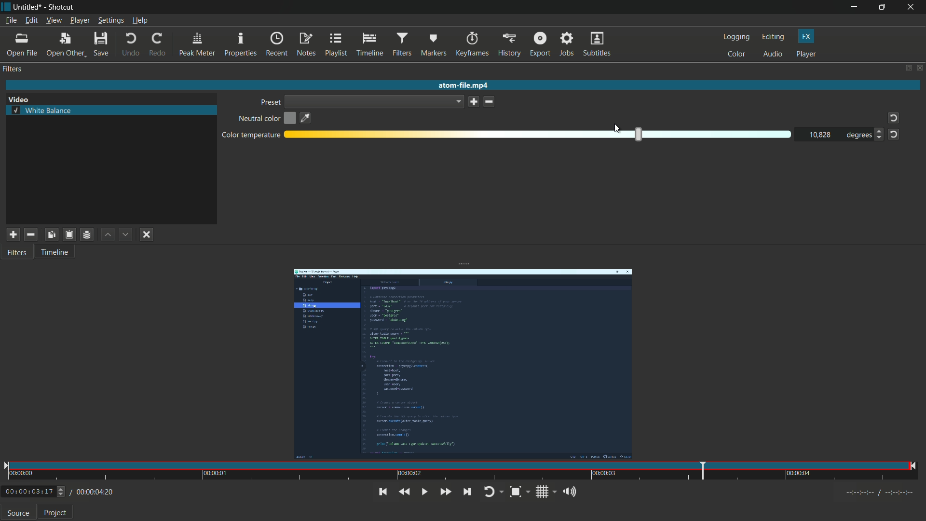 The image size is (926, 521). What do you see at coordinates (241, 45) in the screenshot?
I see `properties` at bounding box center [241, 45].